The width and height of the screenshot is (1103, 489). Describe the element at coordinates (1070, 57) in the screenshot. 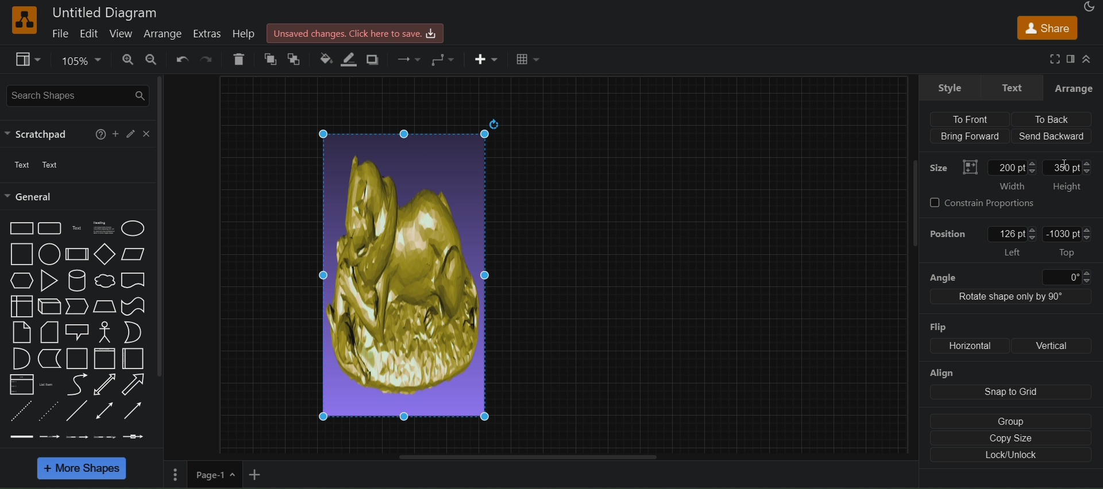

I see `format` at that location.